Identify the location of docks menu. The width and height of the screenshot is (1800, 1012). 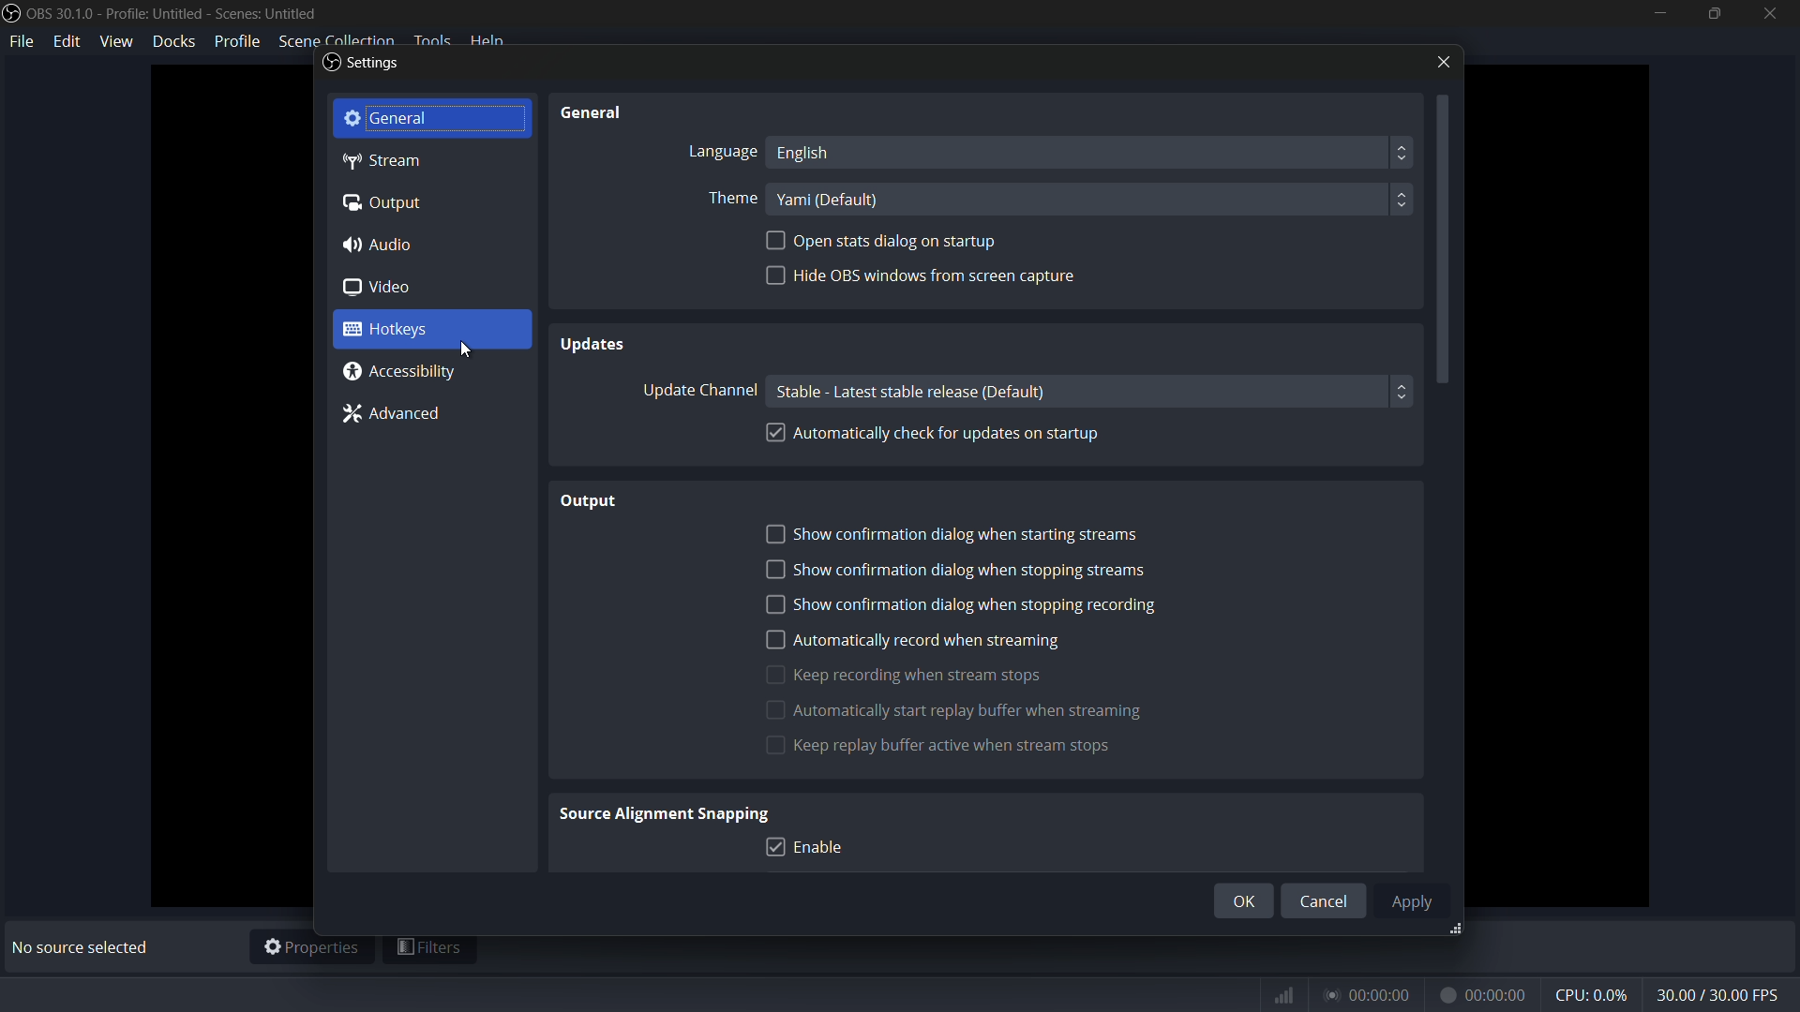
(175, 40).